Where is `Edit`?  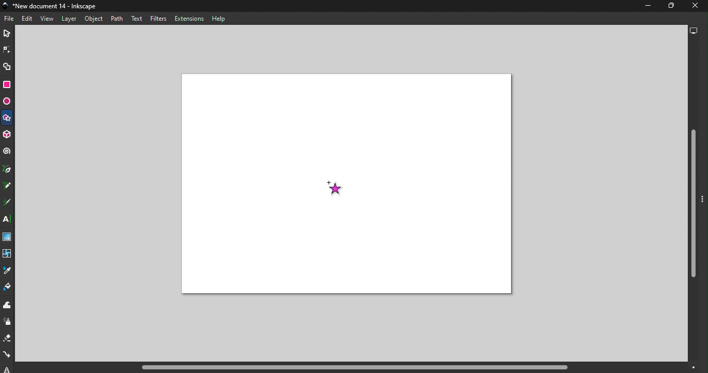 Edit is located at coordinates (29, 19).